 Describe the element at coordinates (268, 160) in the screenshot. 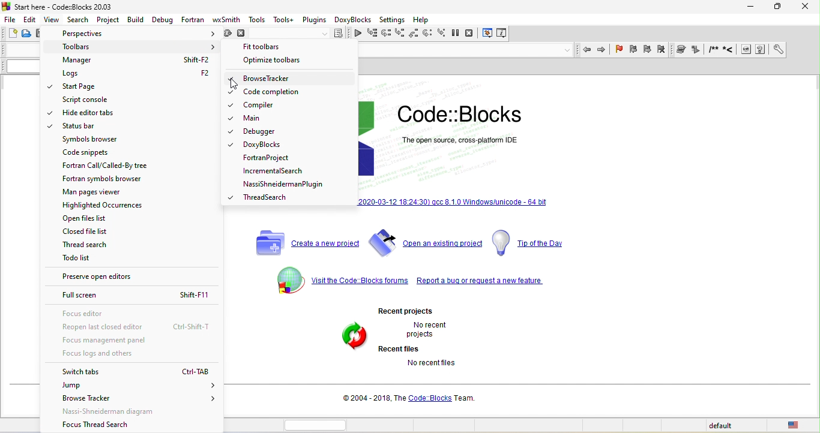

I see `fortran project` at that location.